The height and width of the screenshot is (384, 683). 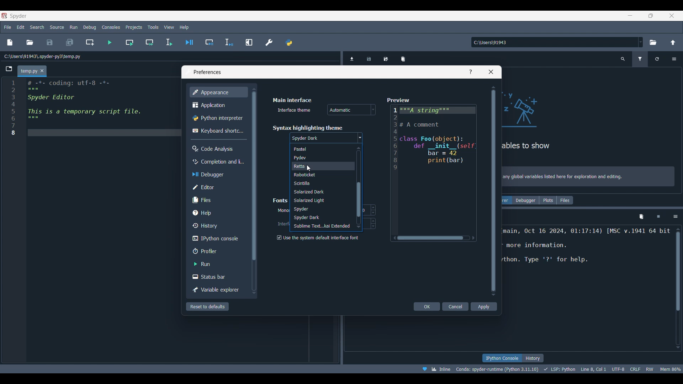 What do you see at coordinates (321, 226) in the screenshot?
I see `option` at bounding box center [321, 226].